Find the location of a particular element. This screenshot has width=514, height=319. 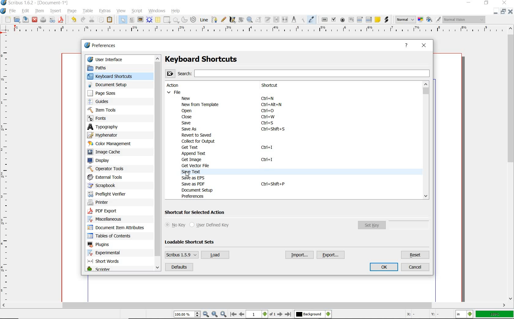

SAVE TEXT is located at coordinates (195, 172).